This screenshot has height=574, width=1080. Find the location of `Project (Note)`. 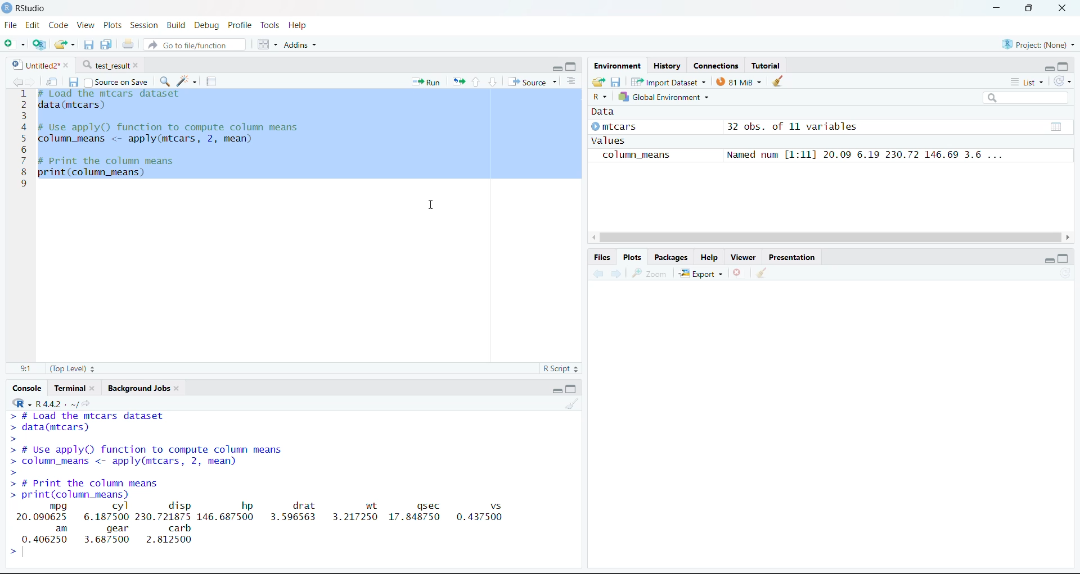

Project (Note) is located at coordinates (1037, 44).